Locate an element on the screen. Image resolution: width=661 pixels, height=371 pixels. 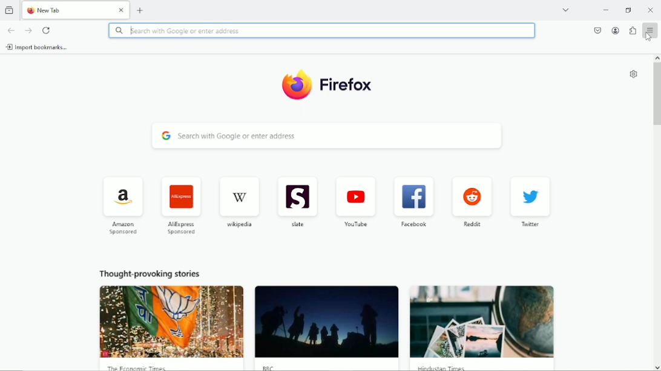
slate is located at coordinates (298, 204).